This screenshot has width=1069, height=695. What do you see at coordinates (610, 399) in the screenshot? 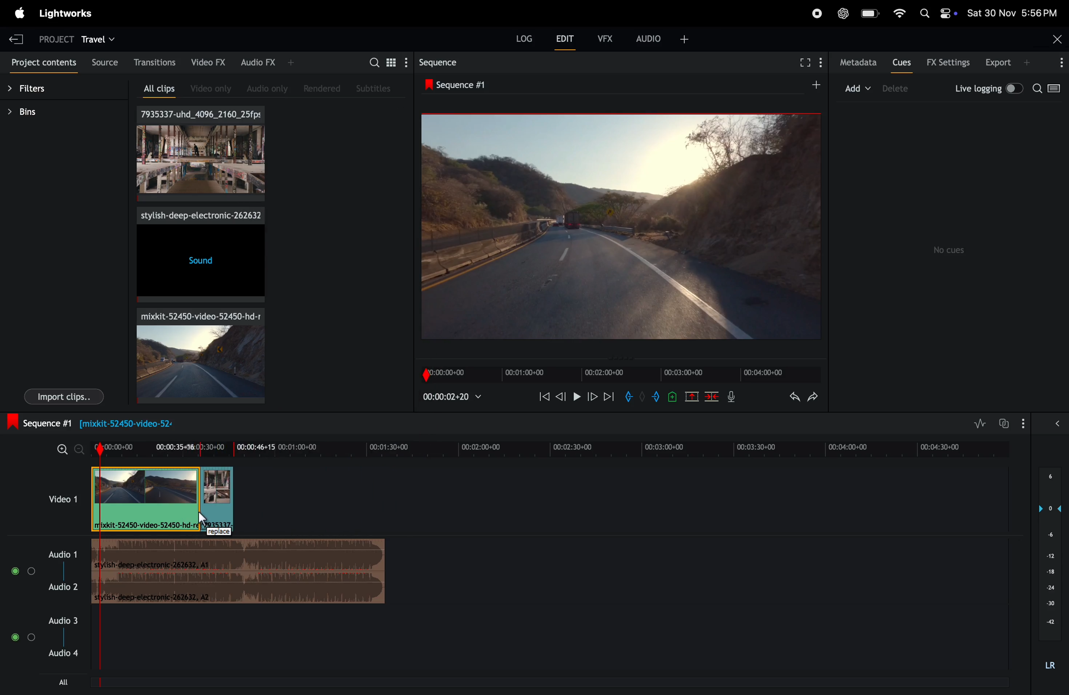
I see `next frame` at bounding box center [610, 399].